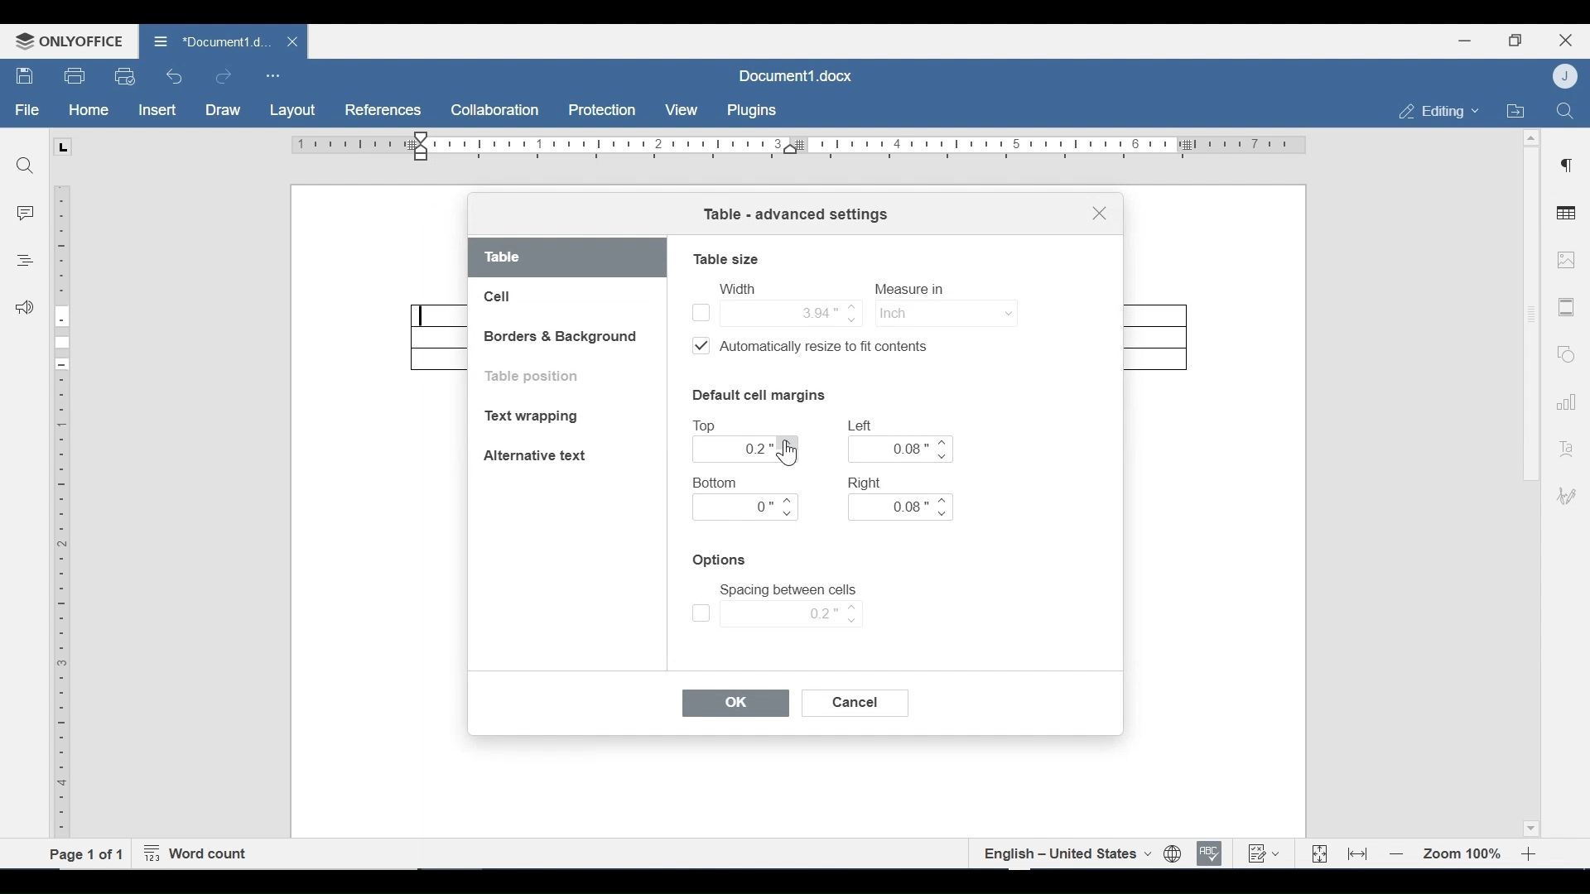 The image size is (1590, 894). What do you see at coordinates (857, 703) in the screenshot?
I see `Cancel` at bounding box center [857, 703].